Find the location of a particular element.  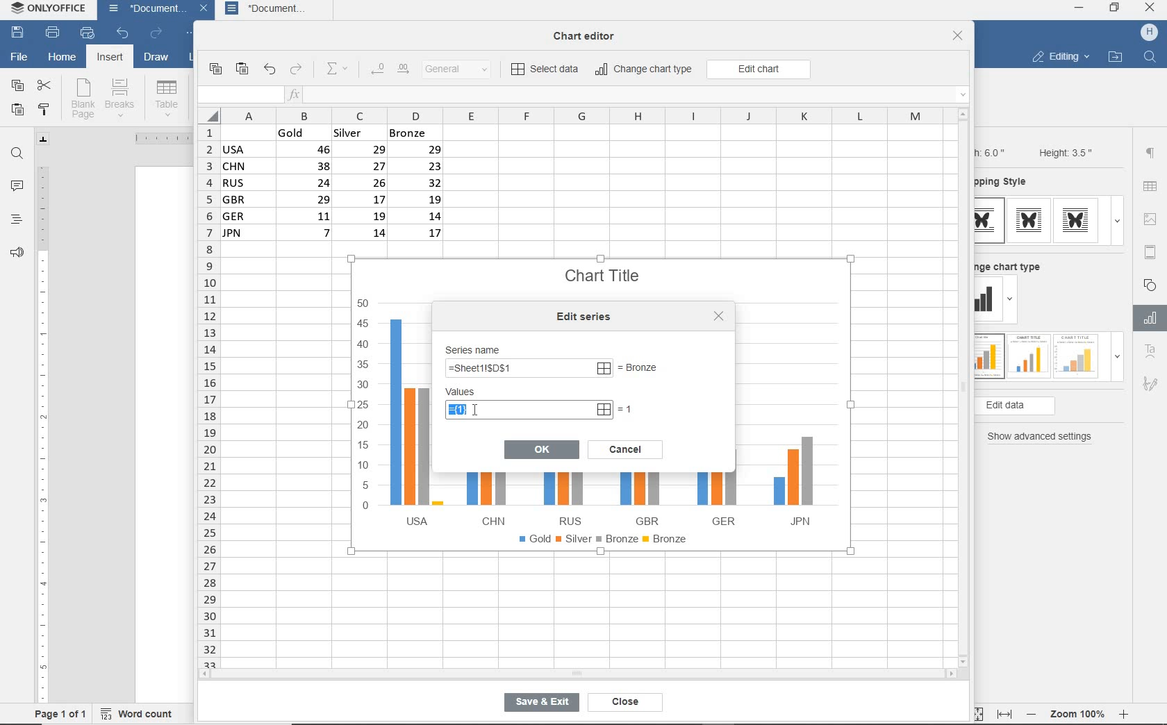

change type is located at coordinates (988, 300).